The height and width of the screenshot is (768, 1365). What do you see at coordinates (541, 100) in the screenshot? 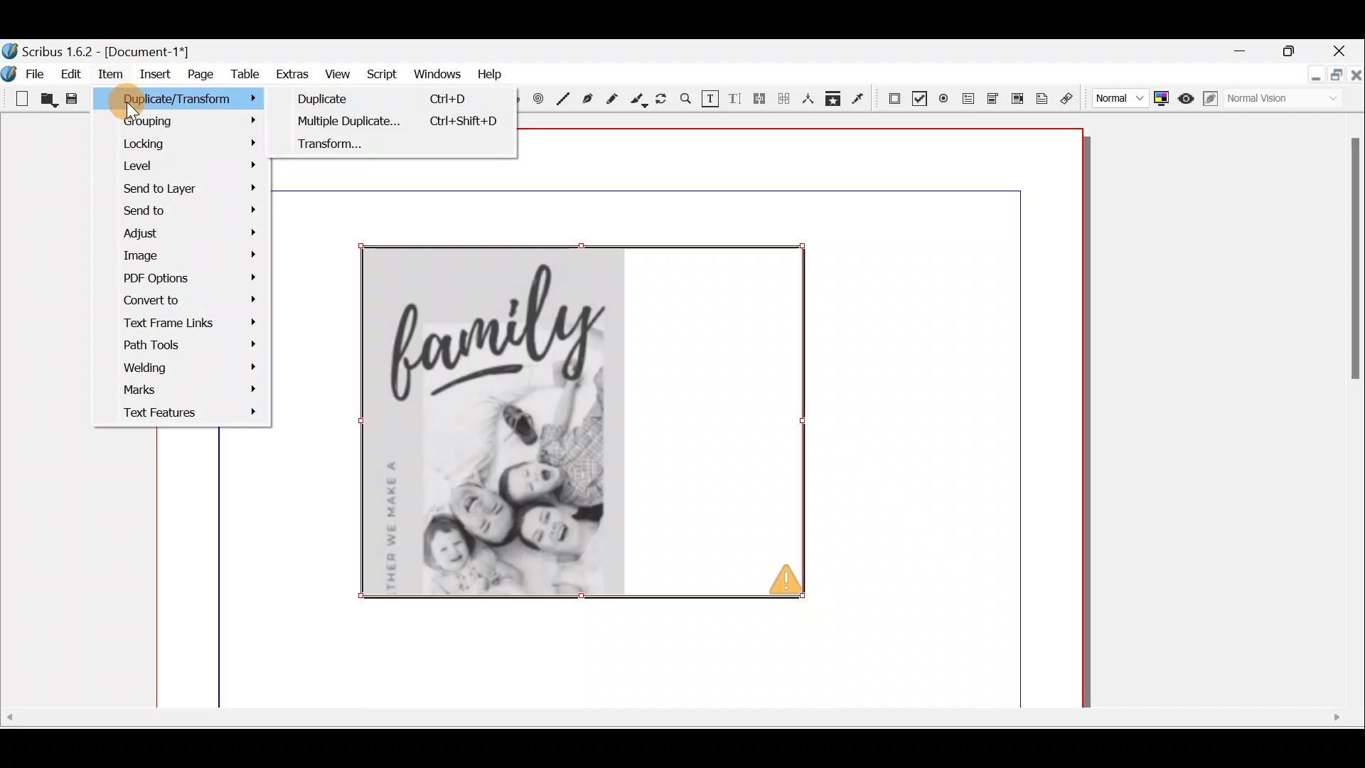
I see `Spiral` at bounding box center [541, 100].